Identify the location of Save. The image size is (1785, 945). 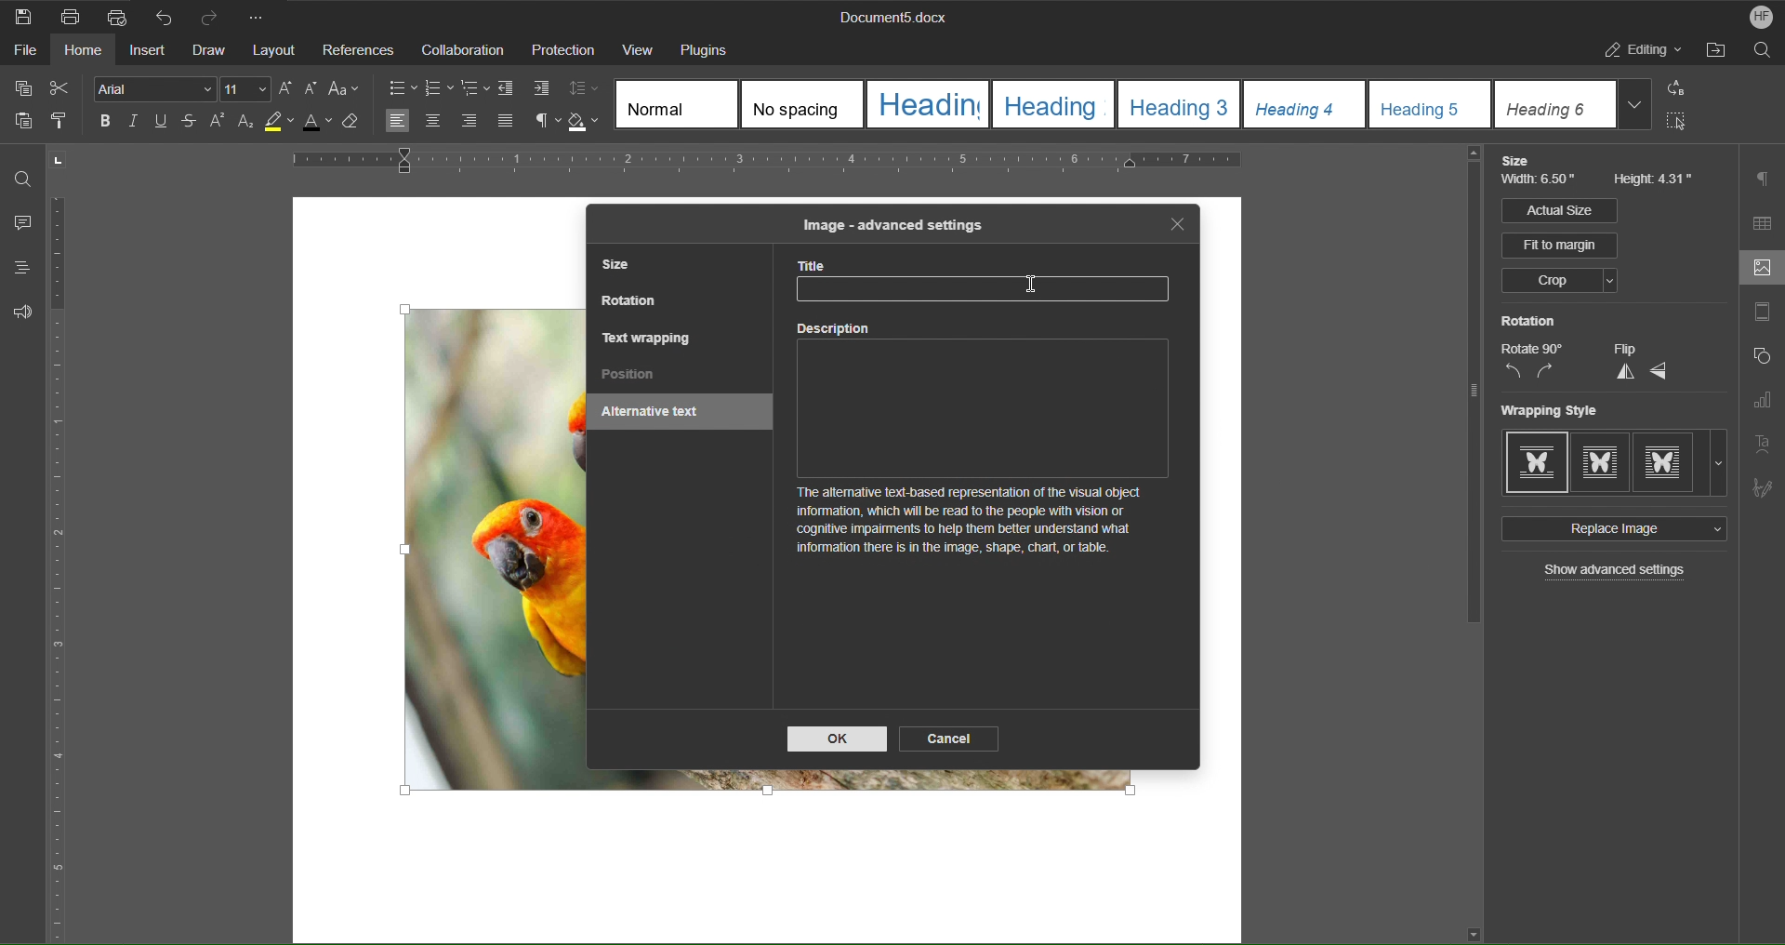
(24, 16).